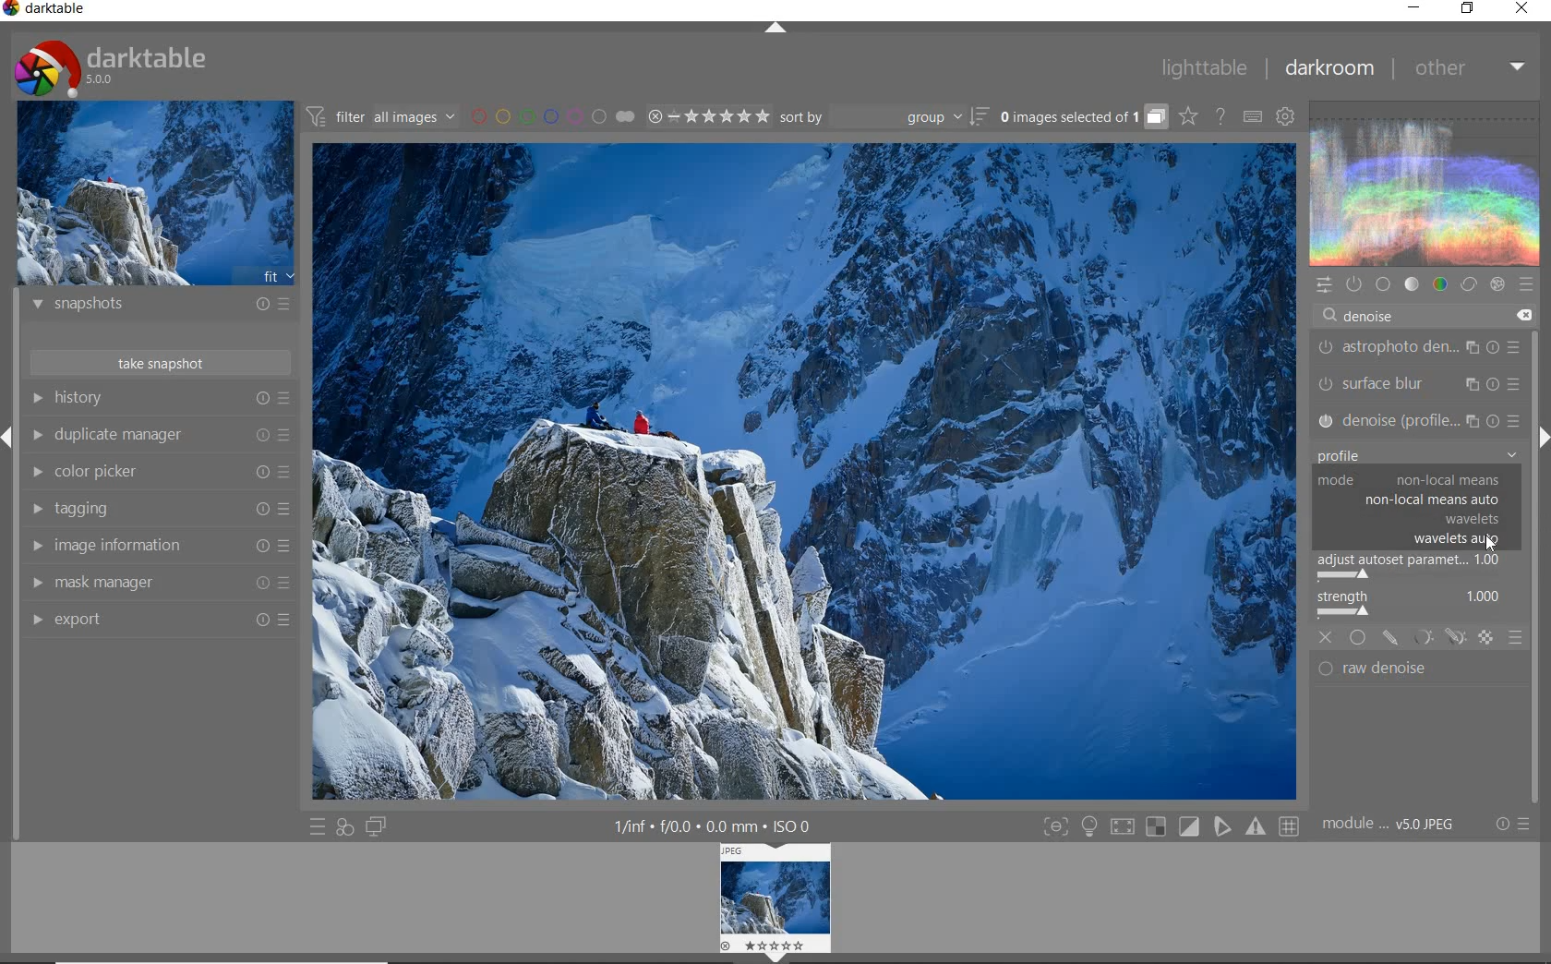 The width and height of the screenshot is (1551, 964). Describe the element at coordinates (157, 472) in the screenshot. I see `color picker` at that location.